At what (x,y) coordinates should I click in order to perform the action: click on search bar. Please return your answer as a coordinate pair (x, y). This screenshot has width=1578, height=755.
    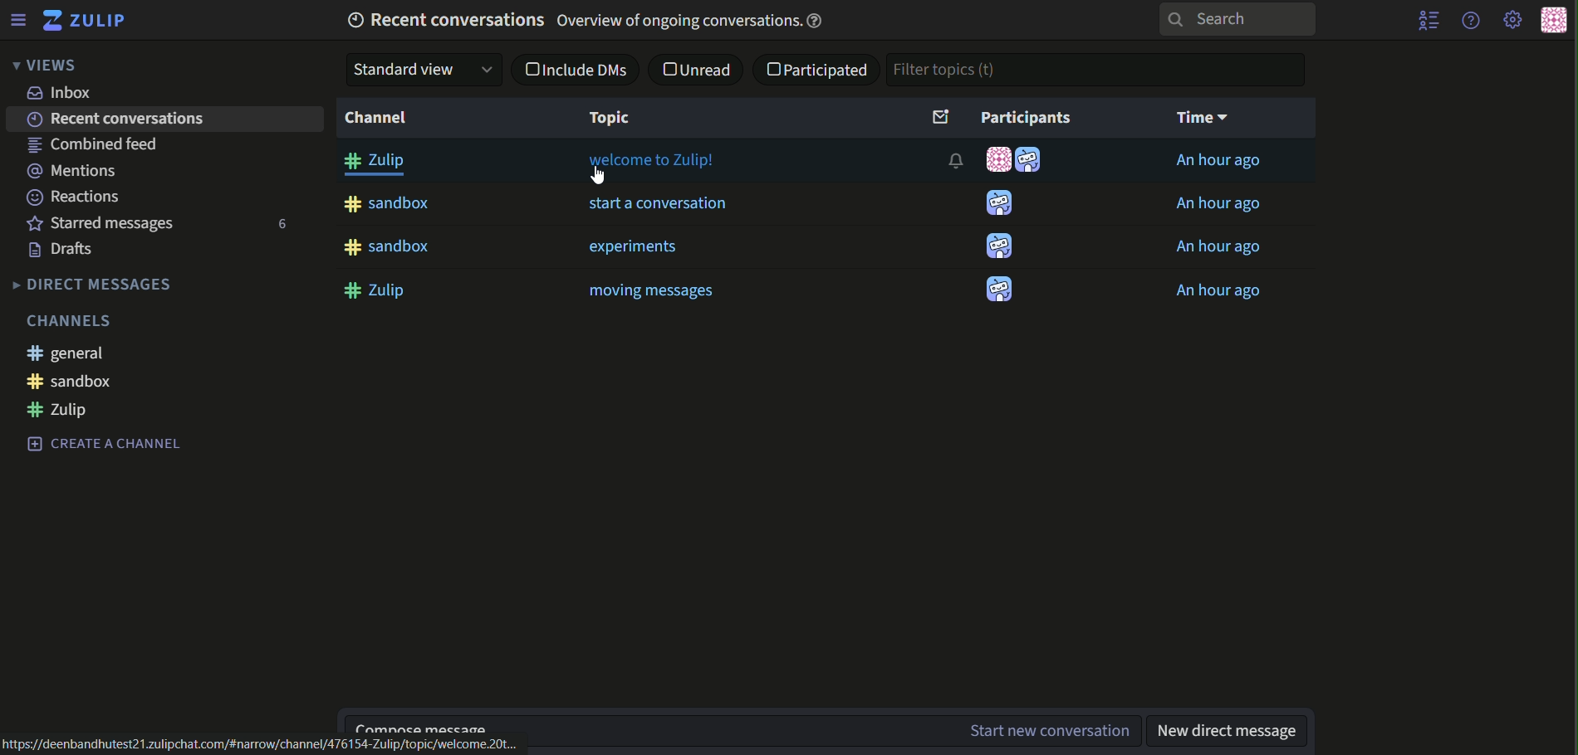
    Looking at the image, I should click on (1234, 19).